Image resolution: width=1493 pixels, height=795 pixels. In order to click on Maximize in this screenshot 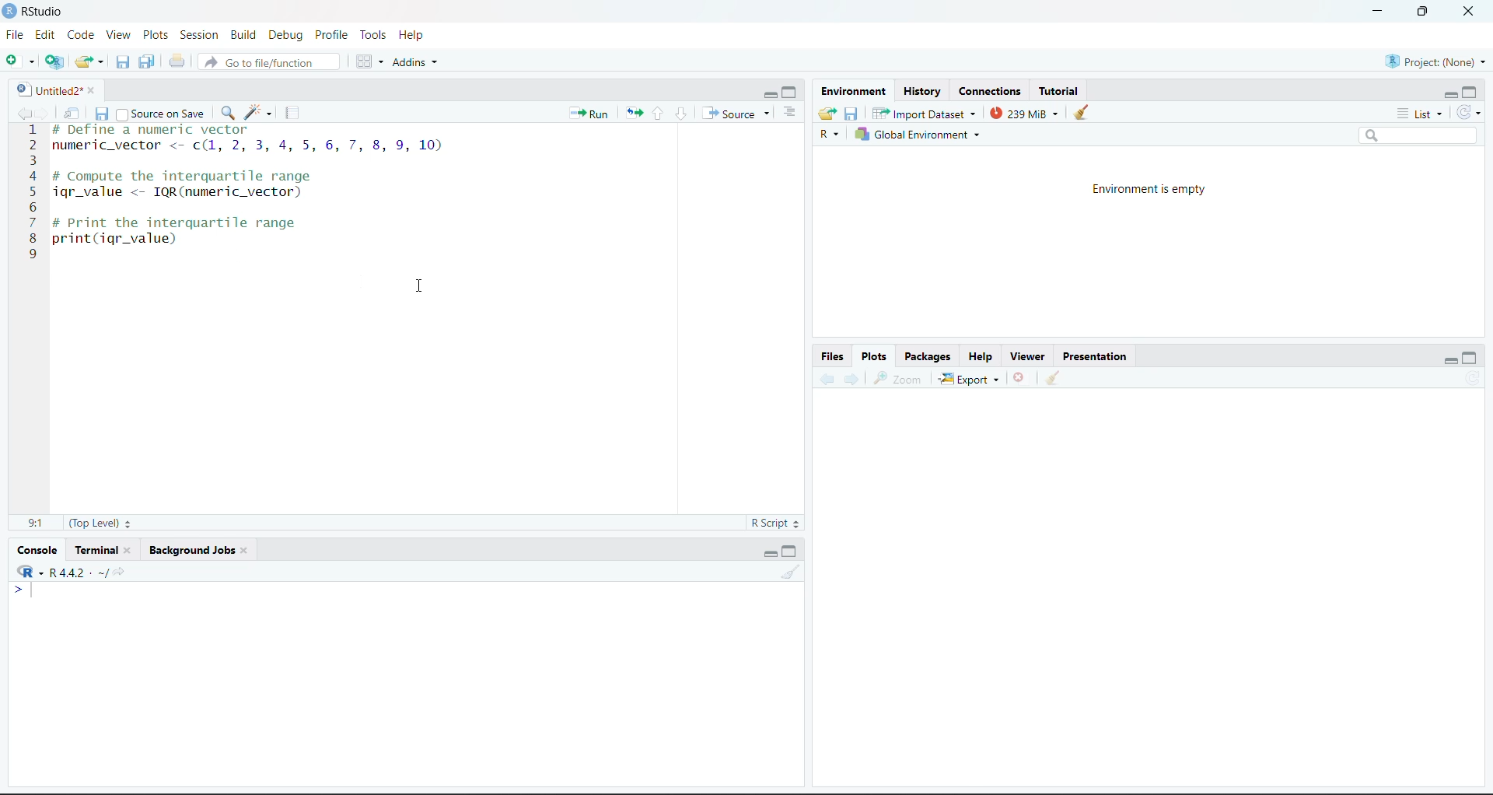, I will do `click(1473, 357)`.